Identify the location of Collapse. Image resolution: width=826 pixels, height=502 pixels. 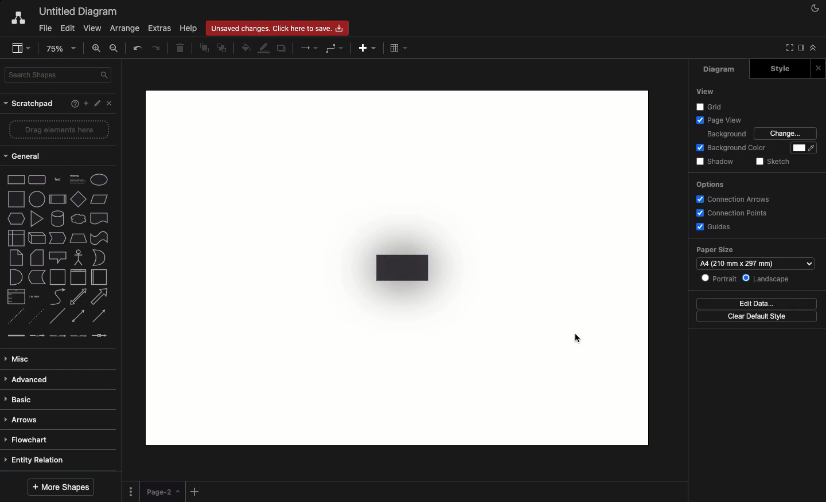
(813, 48).